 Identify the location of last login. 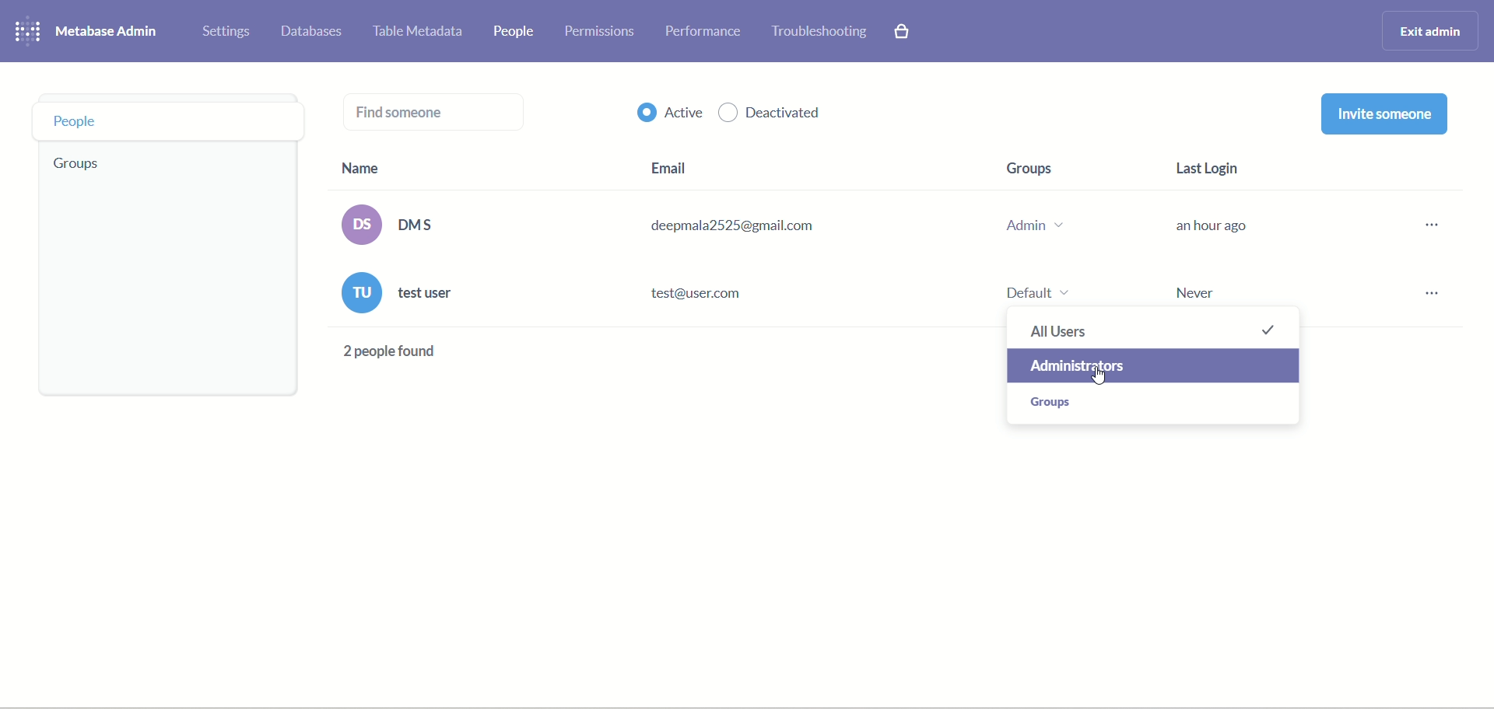
(1207, 229).